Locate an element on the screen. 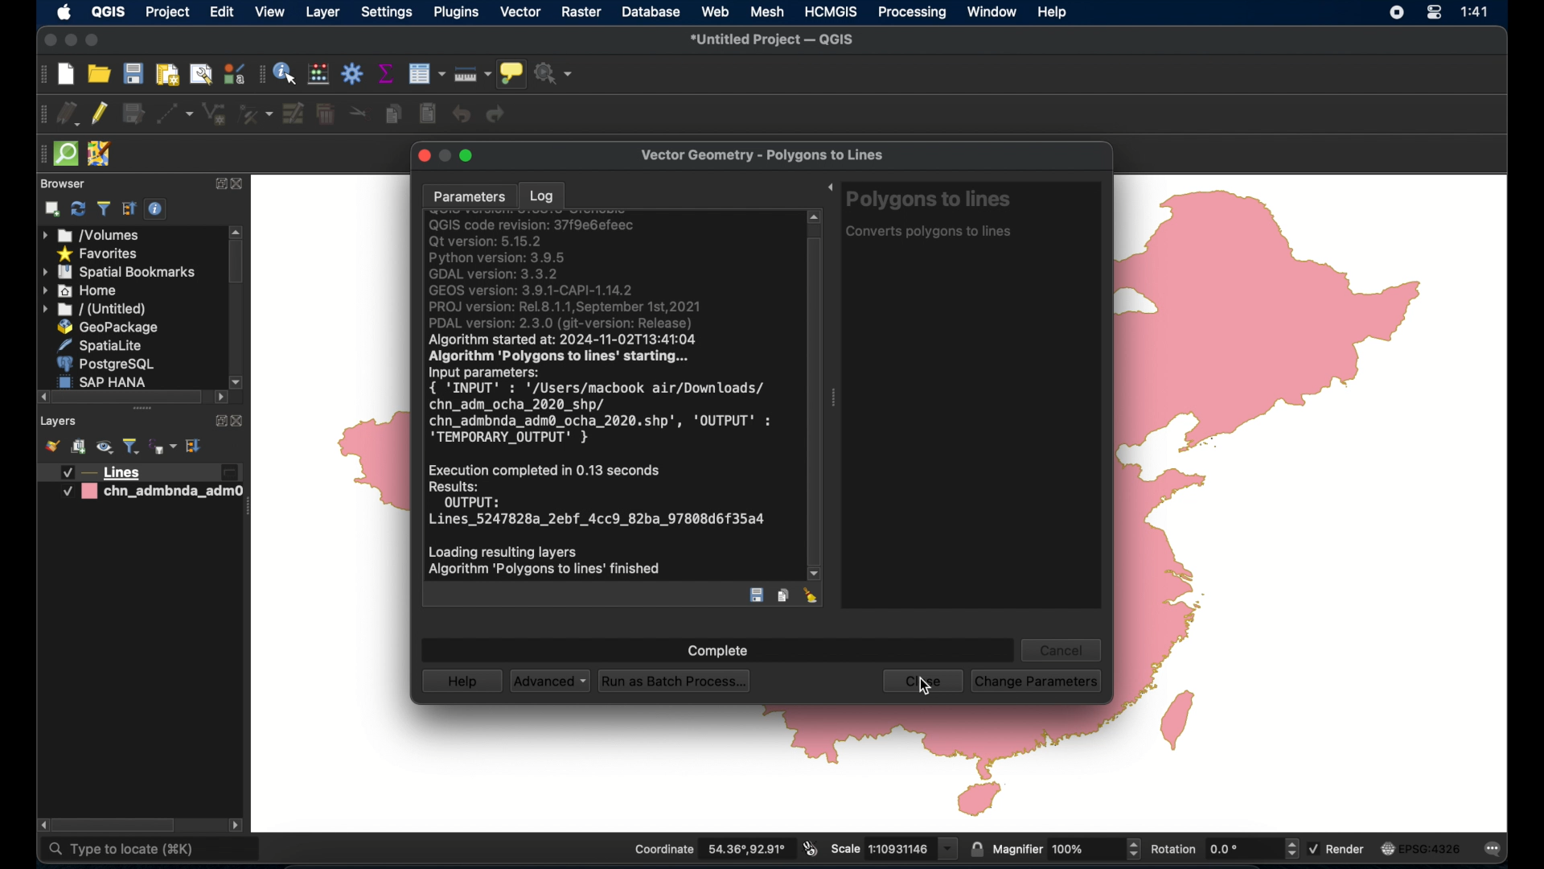 This screenshot has width=1544, height=869. paste features is located at coordinates (429, 114).